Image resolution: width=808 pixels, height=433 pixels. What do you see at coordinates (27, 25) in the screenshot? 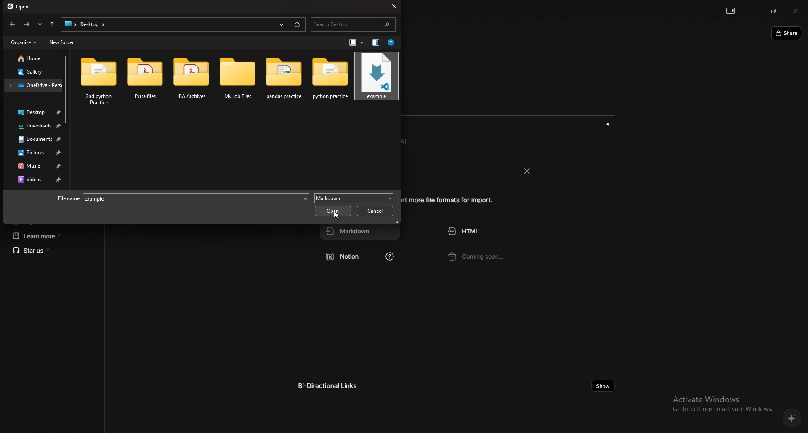
I see `forward` at bounding box center [27, 25].